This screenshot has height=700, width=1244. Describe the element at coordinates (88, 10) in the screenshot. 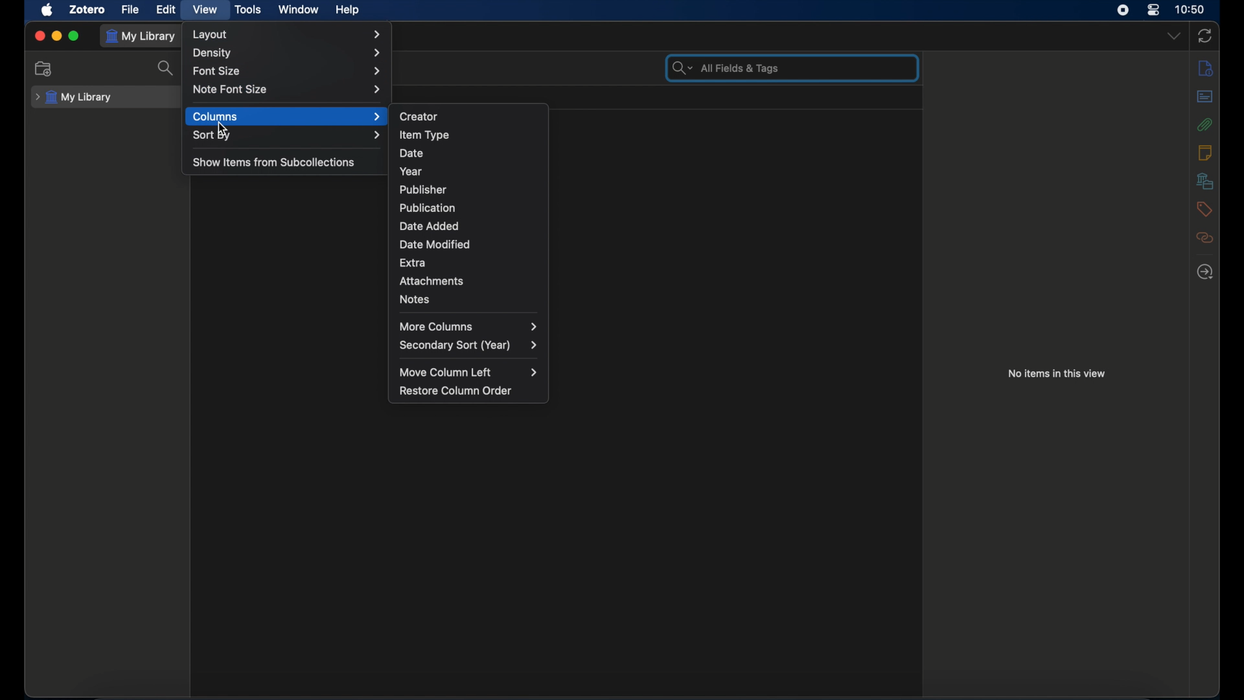

I see `zotero` at that location.